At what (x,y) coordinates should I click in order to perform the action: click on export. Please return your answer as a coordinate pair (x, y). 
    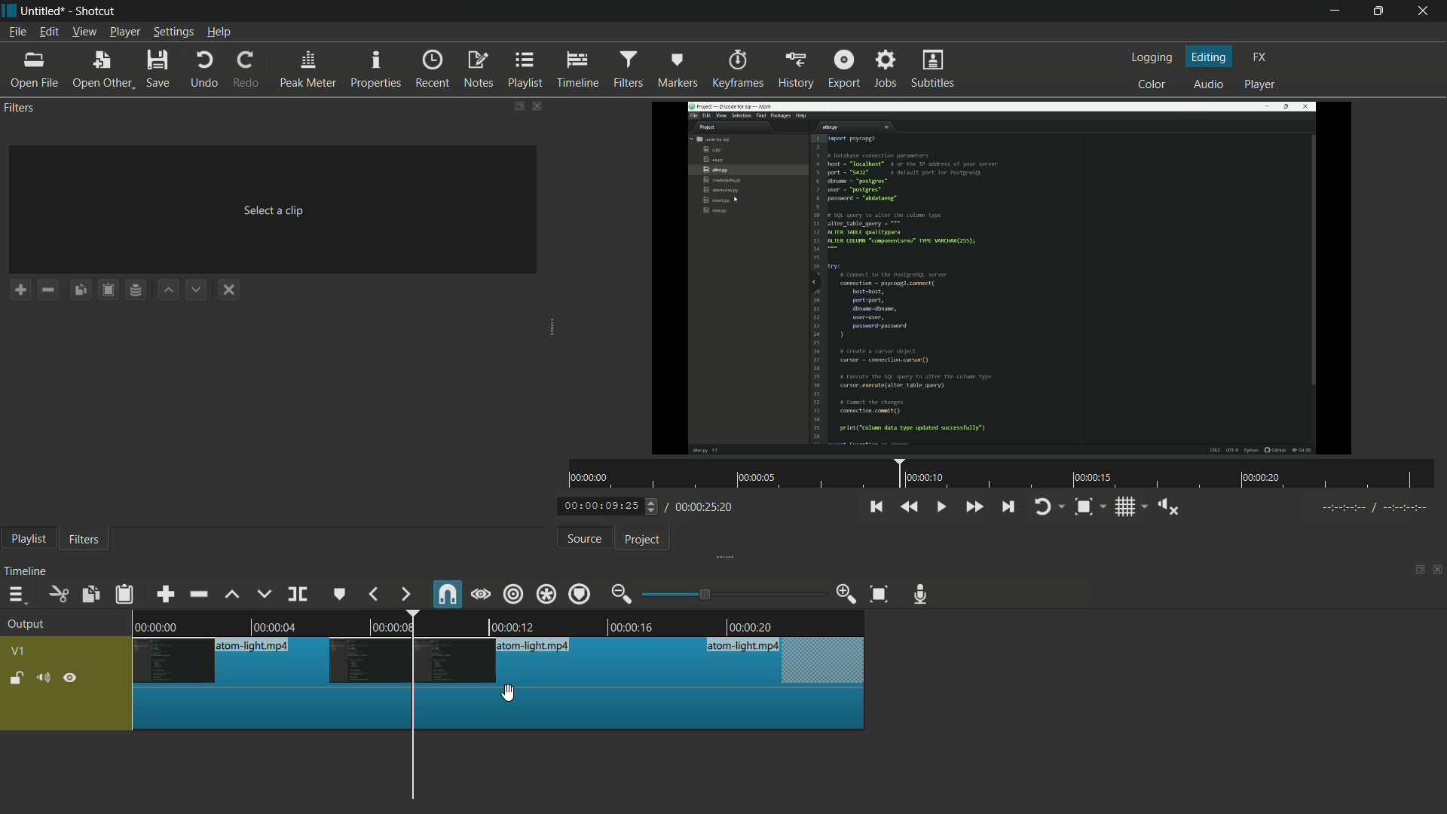
    Looking at the image, I should click on (844, 67).